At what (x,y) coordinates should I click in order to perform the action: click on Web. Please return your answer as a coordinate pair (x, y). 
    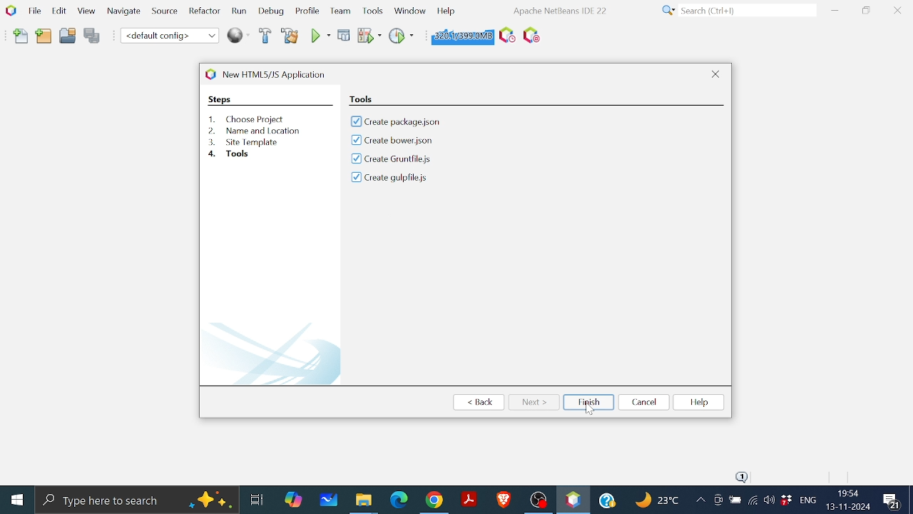
    Looking at the image, I should click on (240, 34).